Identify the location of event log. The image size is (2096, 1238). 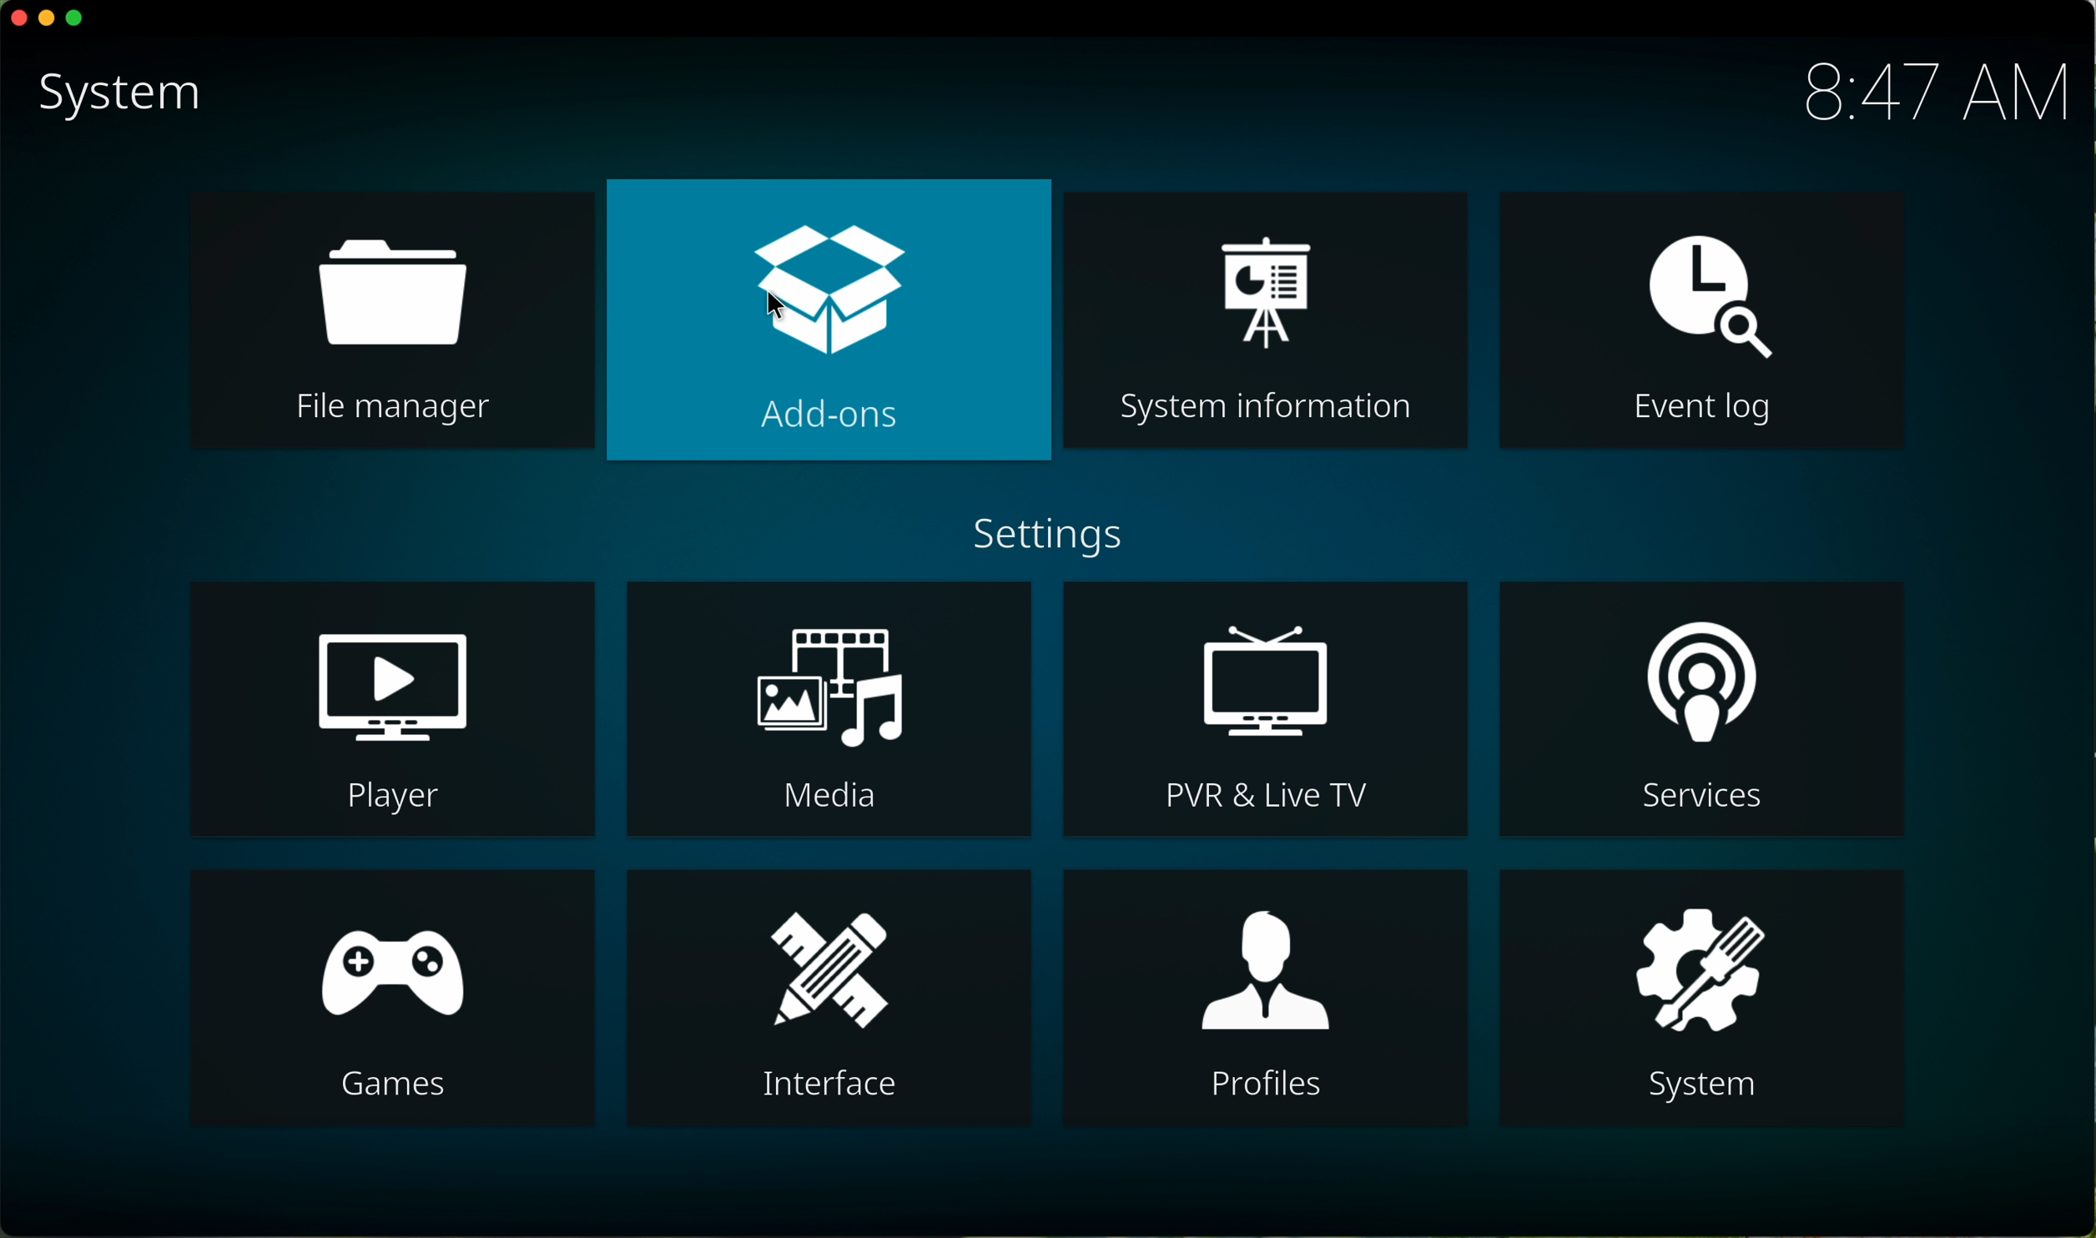
(1703, 319).